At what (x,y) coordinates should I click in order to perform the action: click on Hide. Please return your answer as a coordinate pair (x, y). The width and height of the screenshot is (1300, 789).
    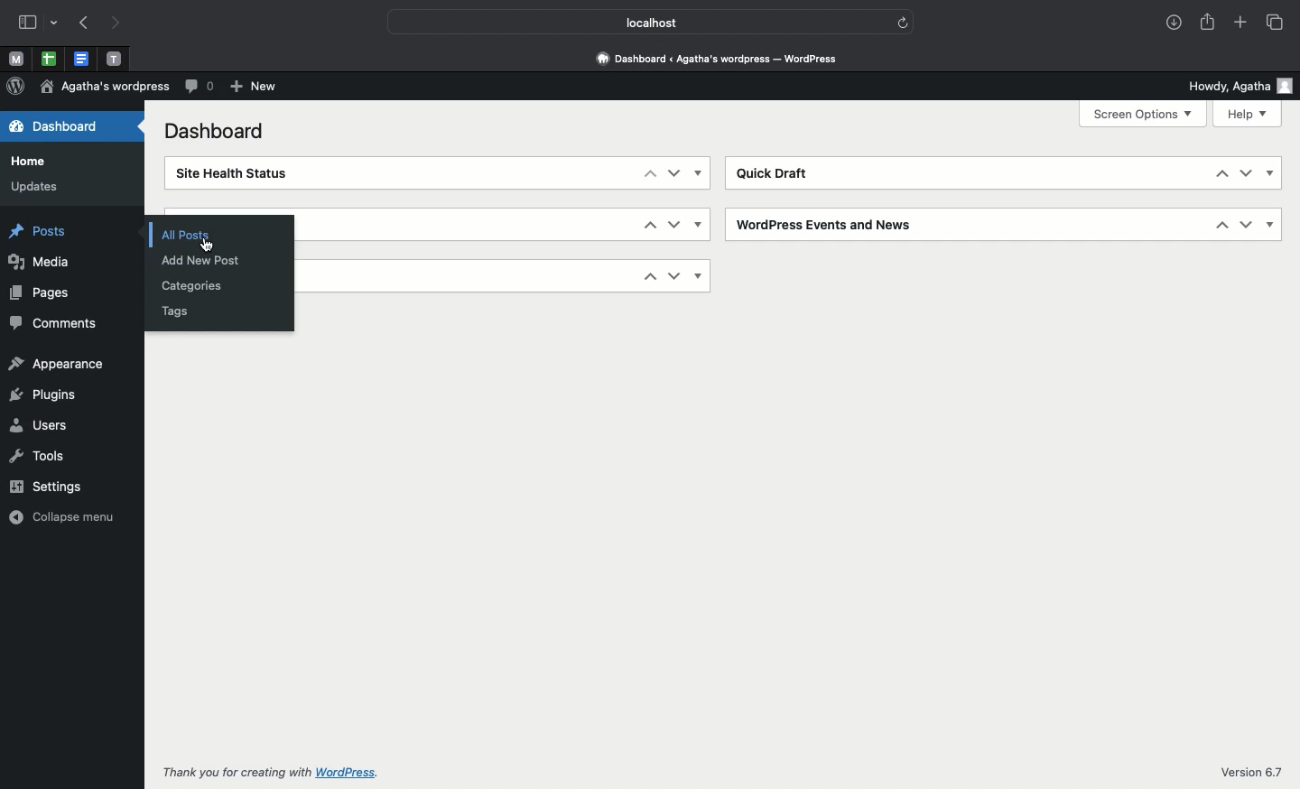
    Looking at the image, I should click on (1267, 226).